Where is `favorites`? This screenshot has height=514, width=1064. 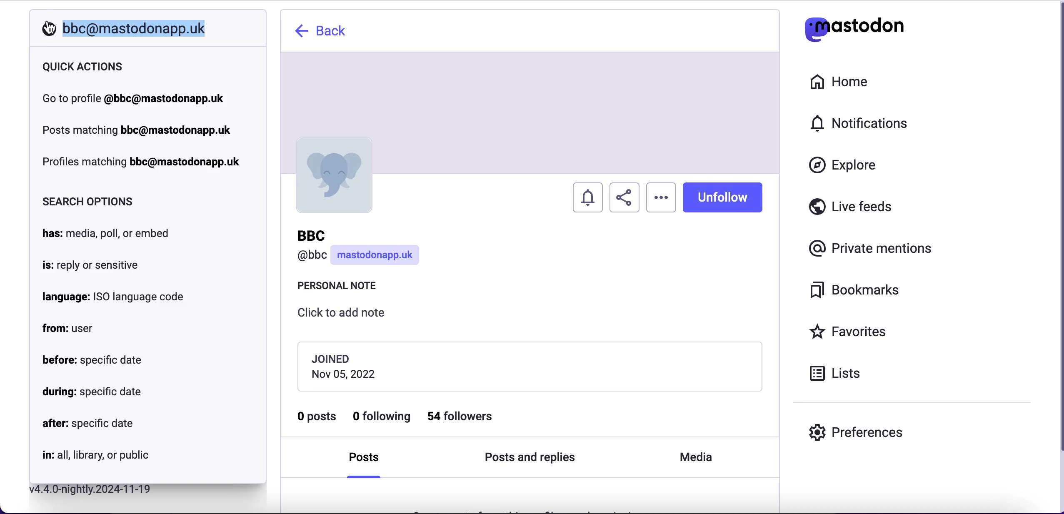
favorites is located at coordinates (851, 333).